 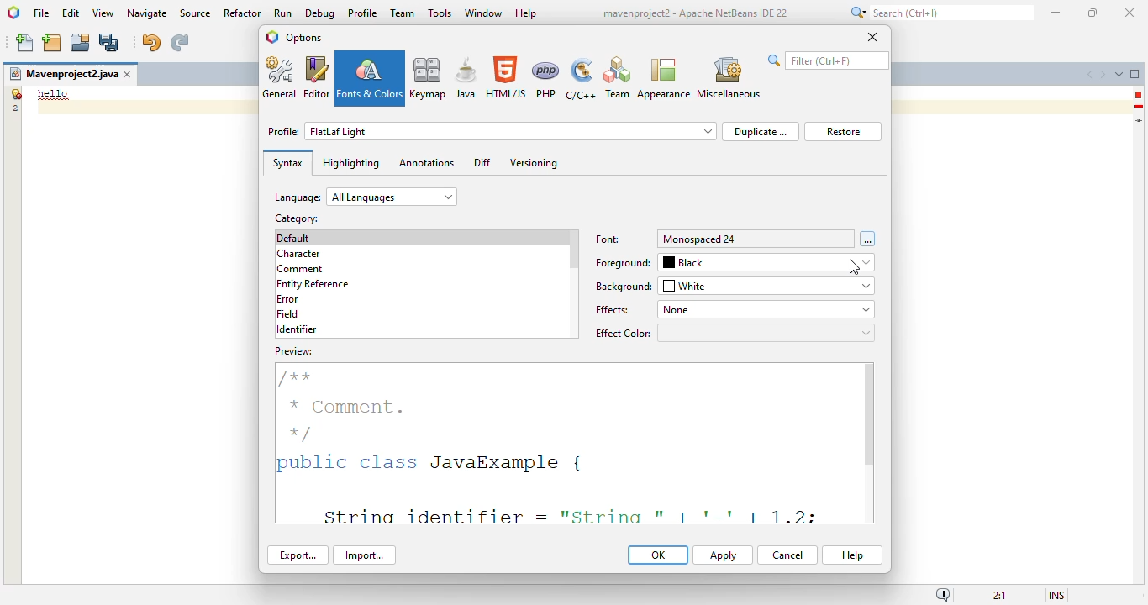 I want to click on logo, so click(x=14, y=13).